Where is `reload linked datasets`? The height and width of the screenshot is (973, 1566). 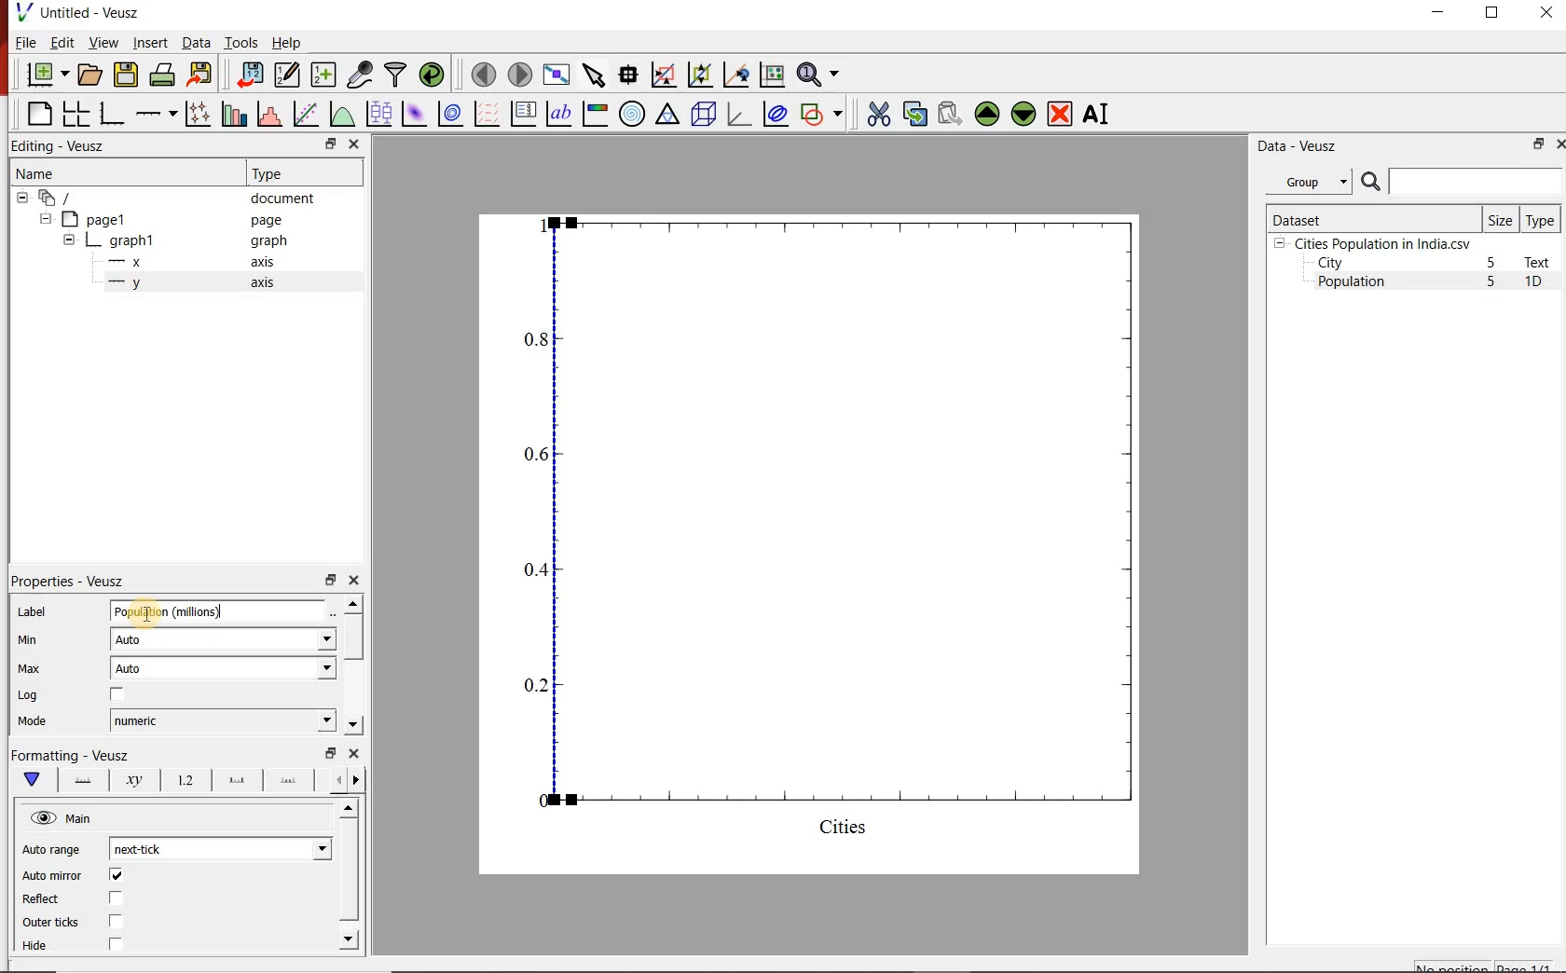 reload linked datasets is located at coordinates (431, 75).